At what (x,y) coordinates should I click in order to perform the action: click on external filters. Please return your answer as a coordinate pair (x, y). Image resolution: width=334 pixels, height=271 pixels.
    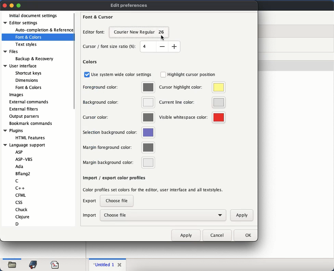
    Looking at the image, I should click on (25, 109).